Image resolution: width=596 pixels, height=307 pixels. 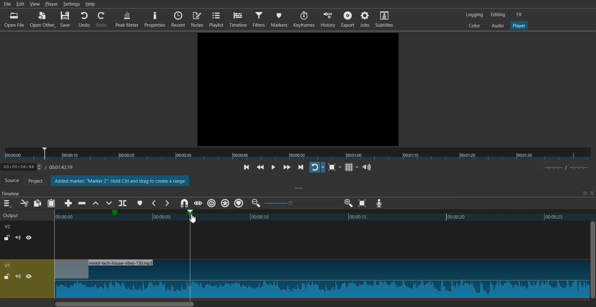 I want to click on Skip to previous point, so click(x=246, y=168).